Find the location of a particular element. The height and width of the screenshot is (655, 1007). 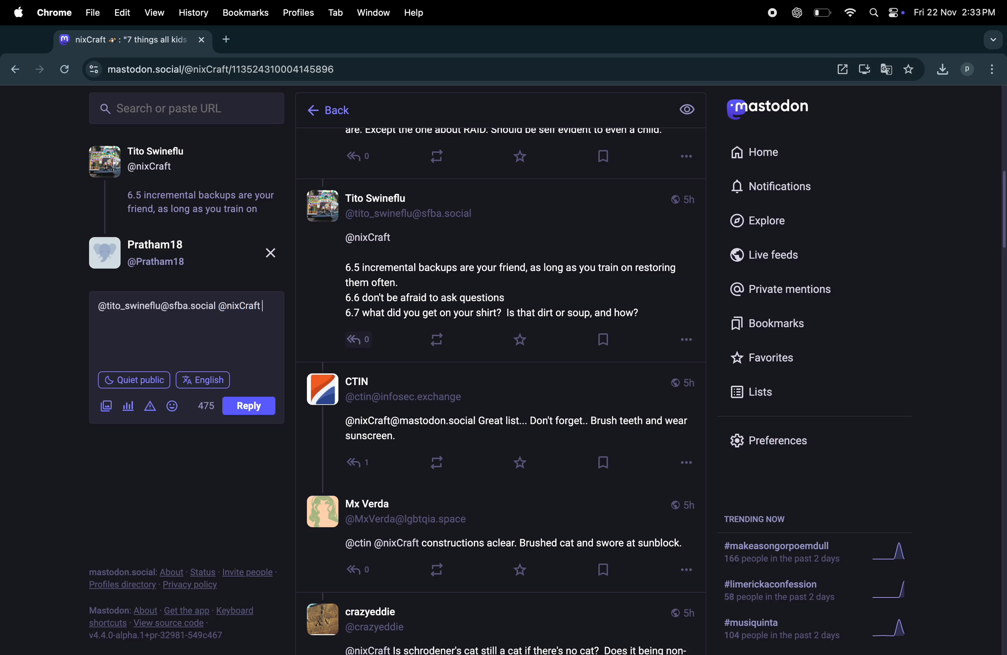

help is located at coordinates (416, 13).